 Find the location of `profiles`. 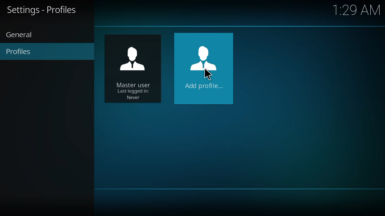

profiles is located at coordinates (19, 51).